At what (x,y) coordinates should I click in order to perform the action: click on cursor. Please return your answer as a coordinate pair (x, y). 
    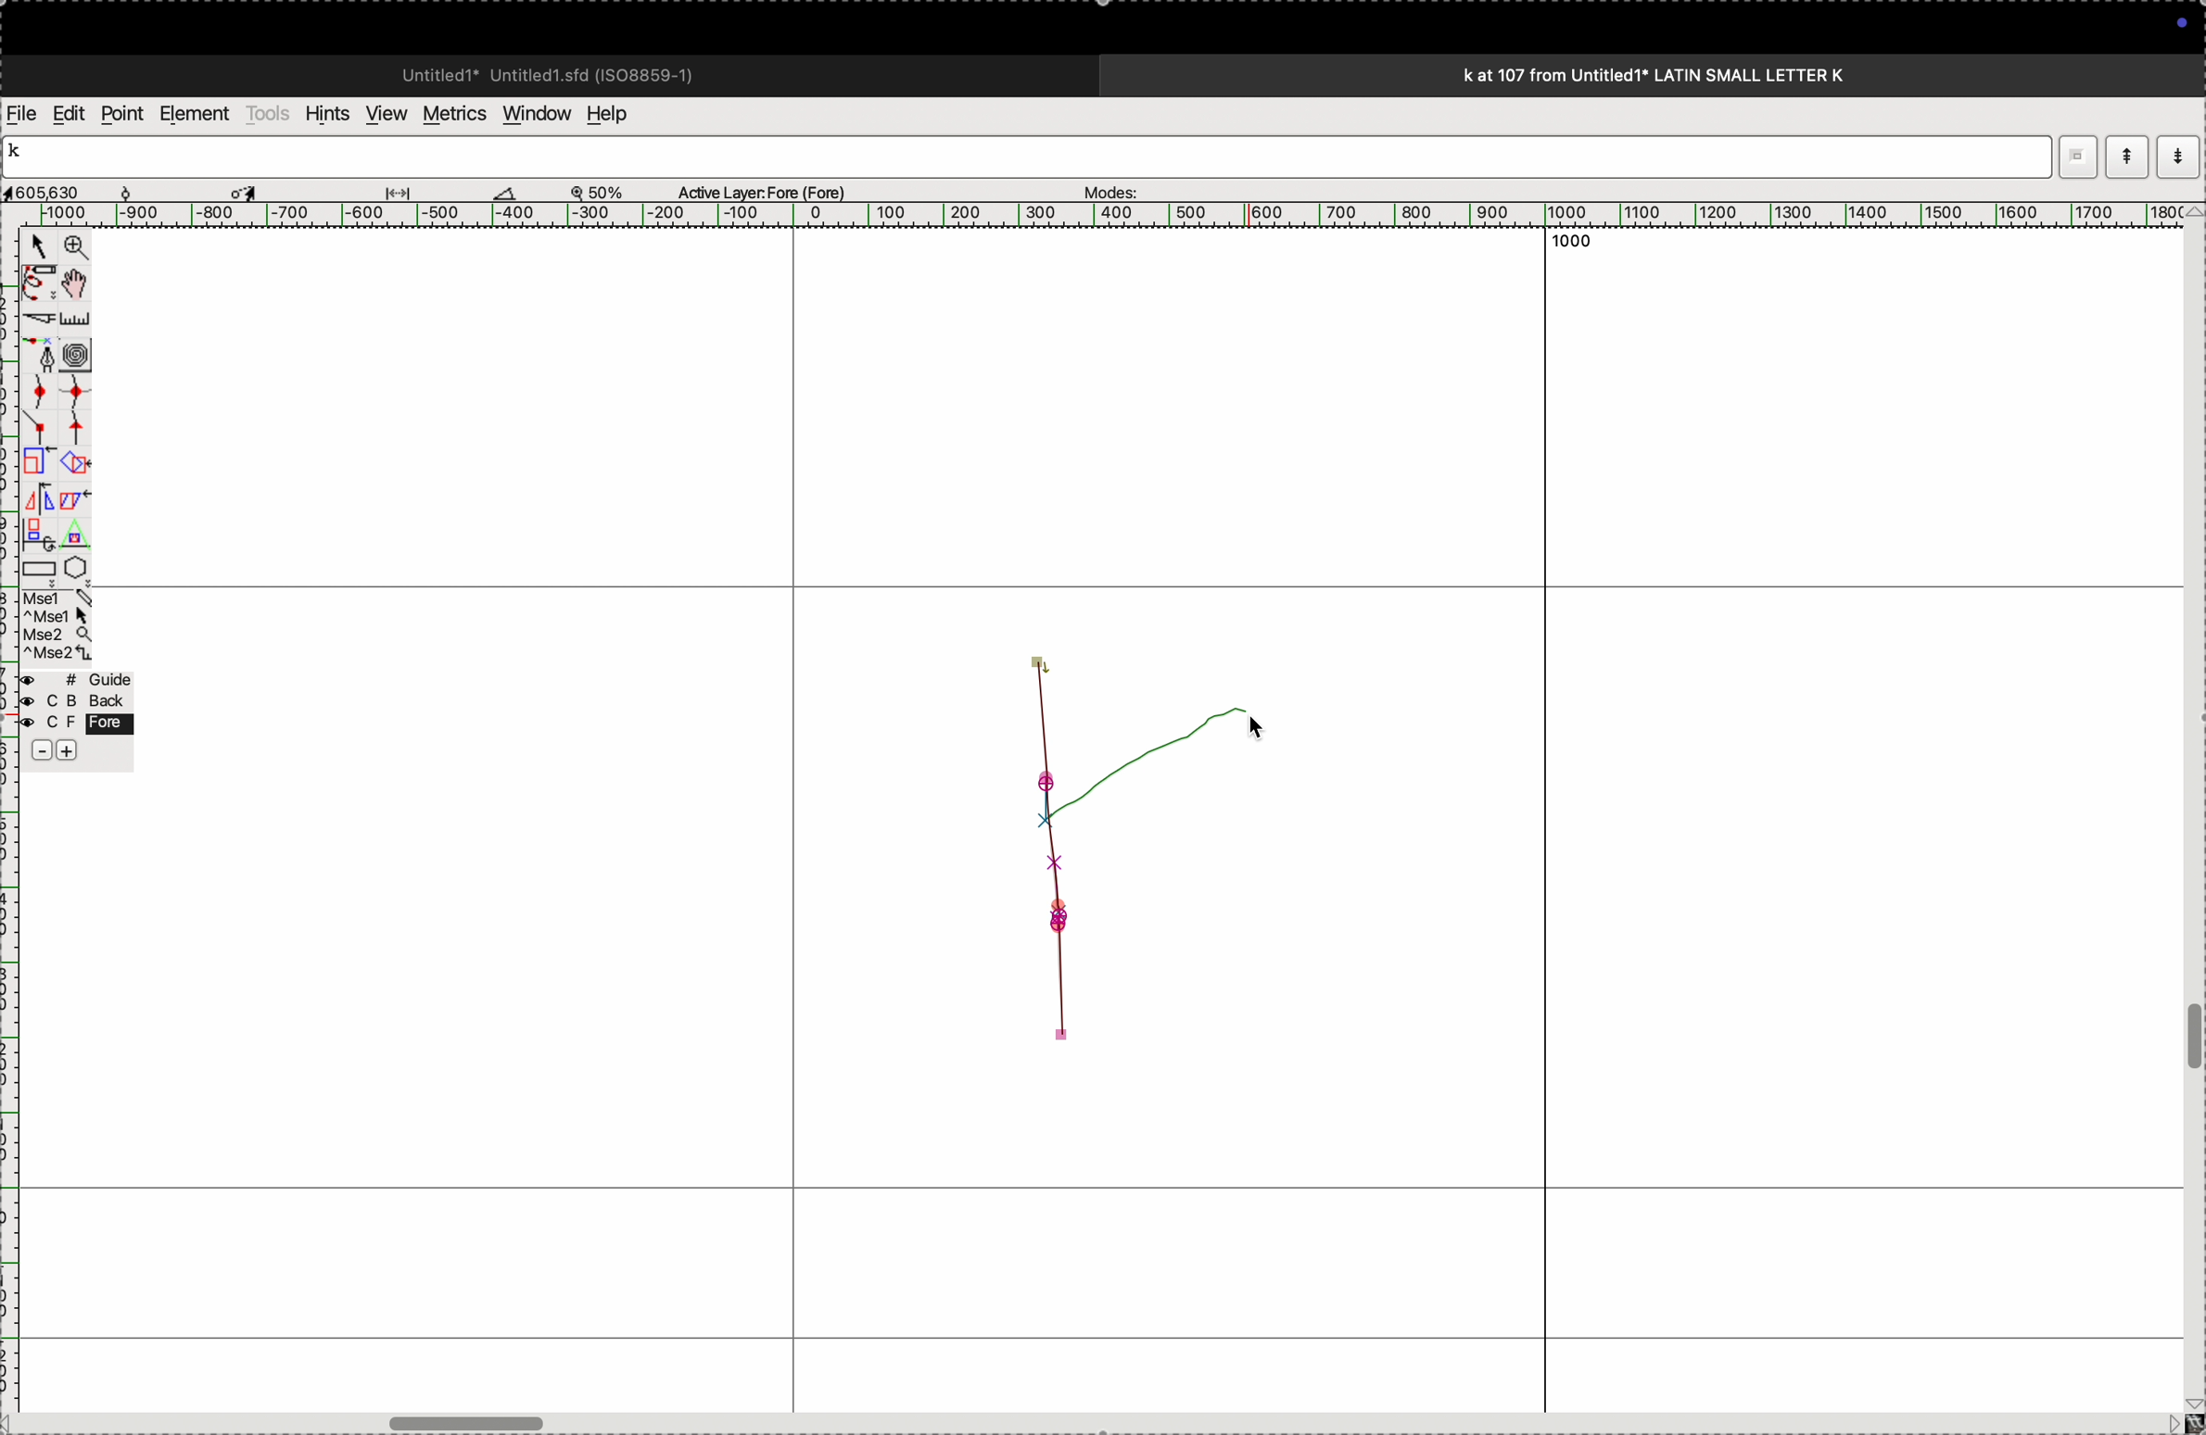
    Looking at the image, I should click on (38, 249).